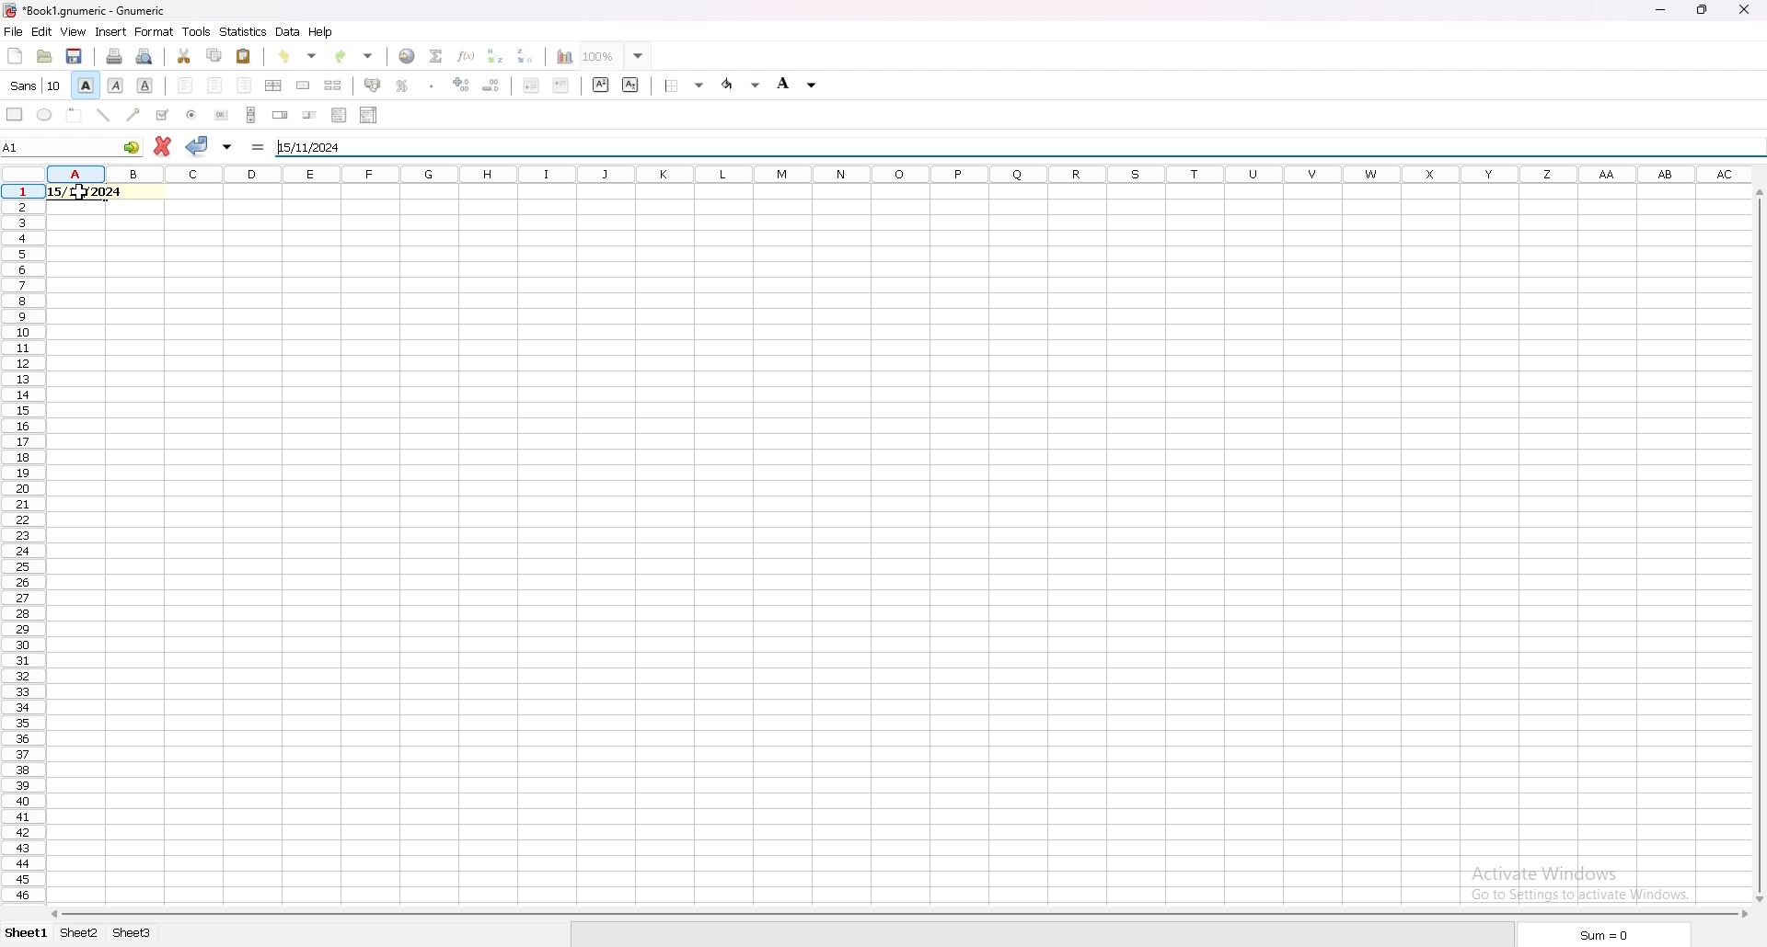 Image resolution: width=1767 pixels, height=947 pixels. What do you see at coordinates (21, 546) in the screenshot?
I see `rows` at bounding box center [21, 546].